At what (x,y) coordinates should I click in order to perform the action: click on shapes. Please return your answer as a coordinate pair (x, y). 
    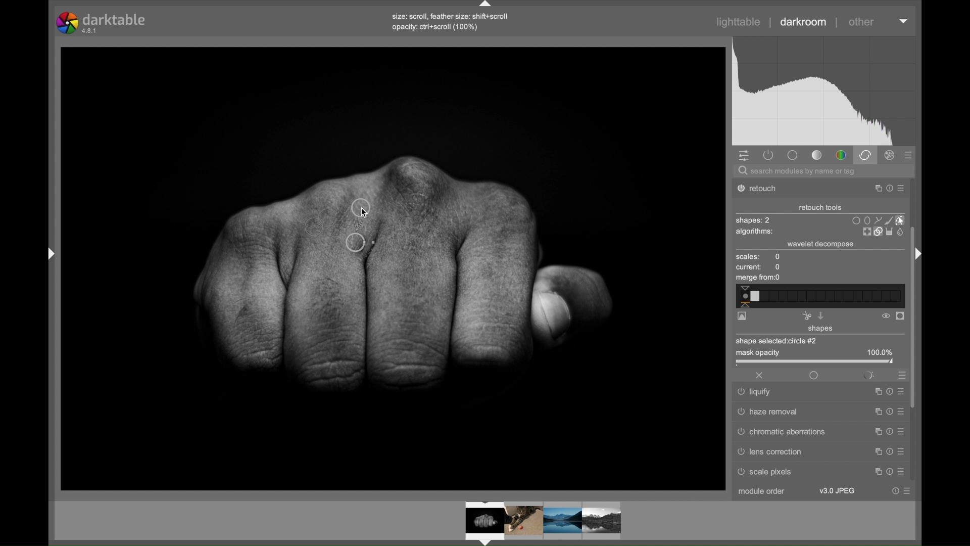
    Looking at the image, I should click on (821, 329).